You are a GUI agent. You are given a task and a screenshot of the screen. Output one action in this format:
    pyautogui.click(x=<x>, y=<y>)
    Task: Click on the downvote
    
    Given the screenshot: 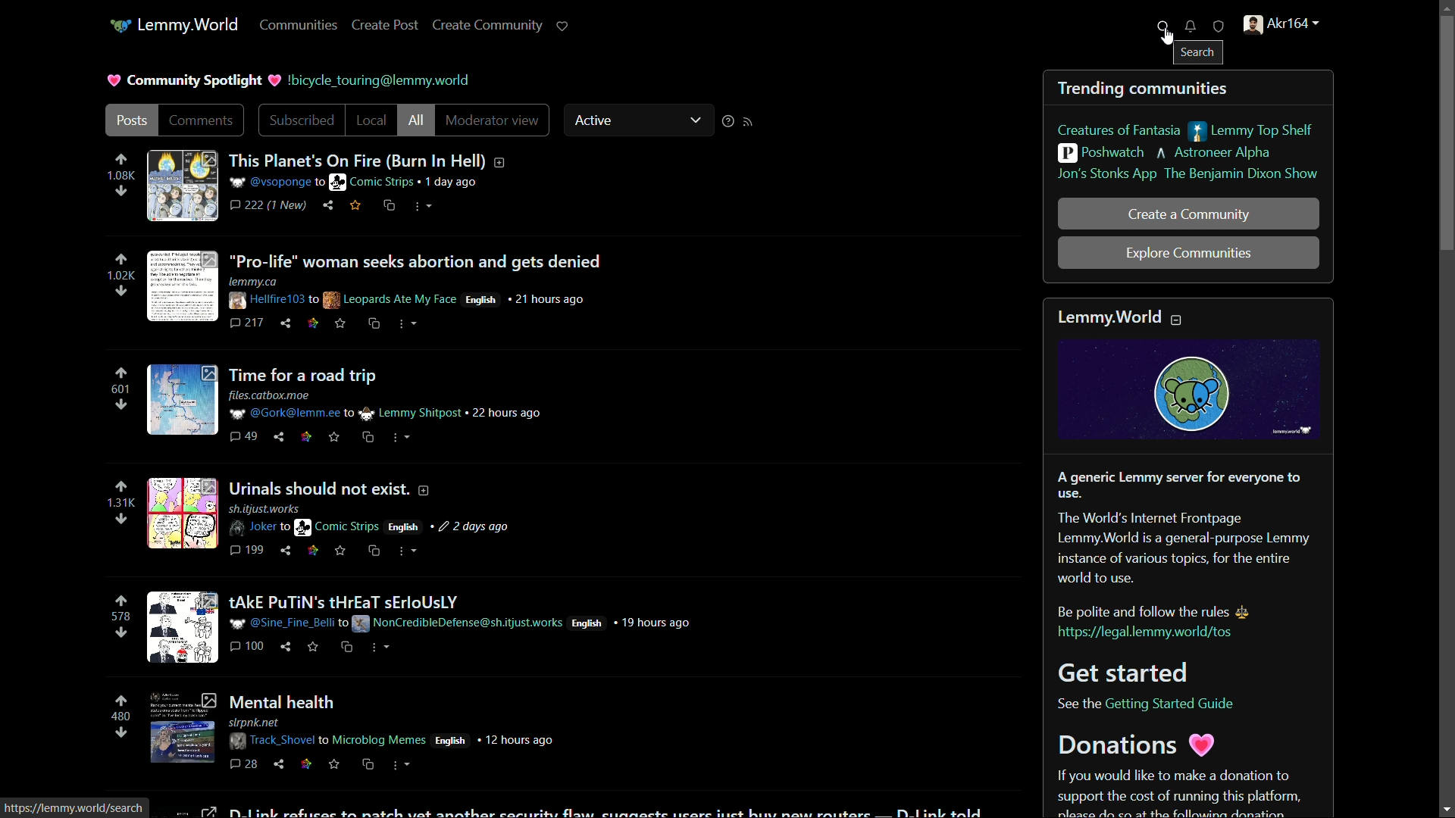 What is the action you would take?
    pyautogui.click(x=120, y=406)
    